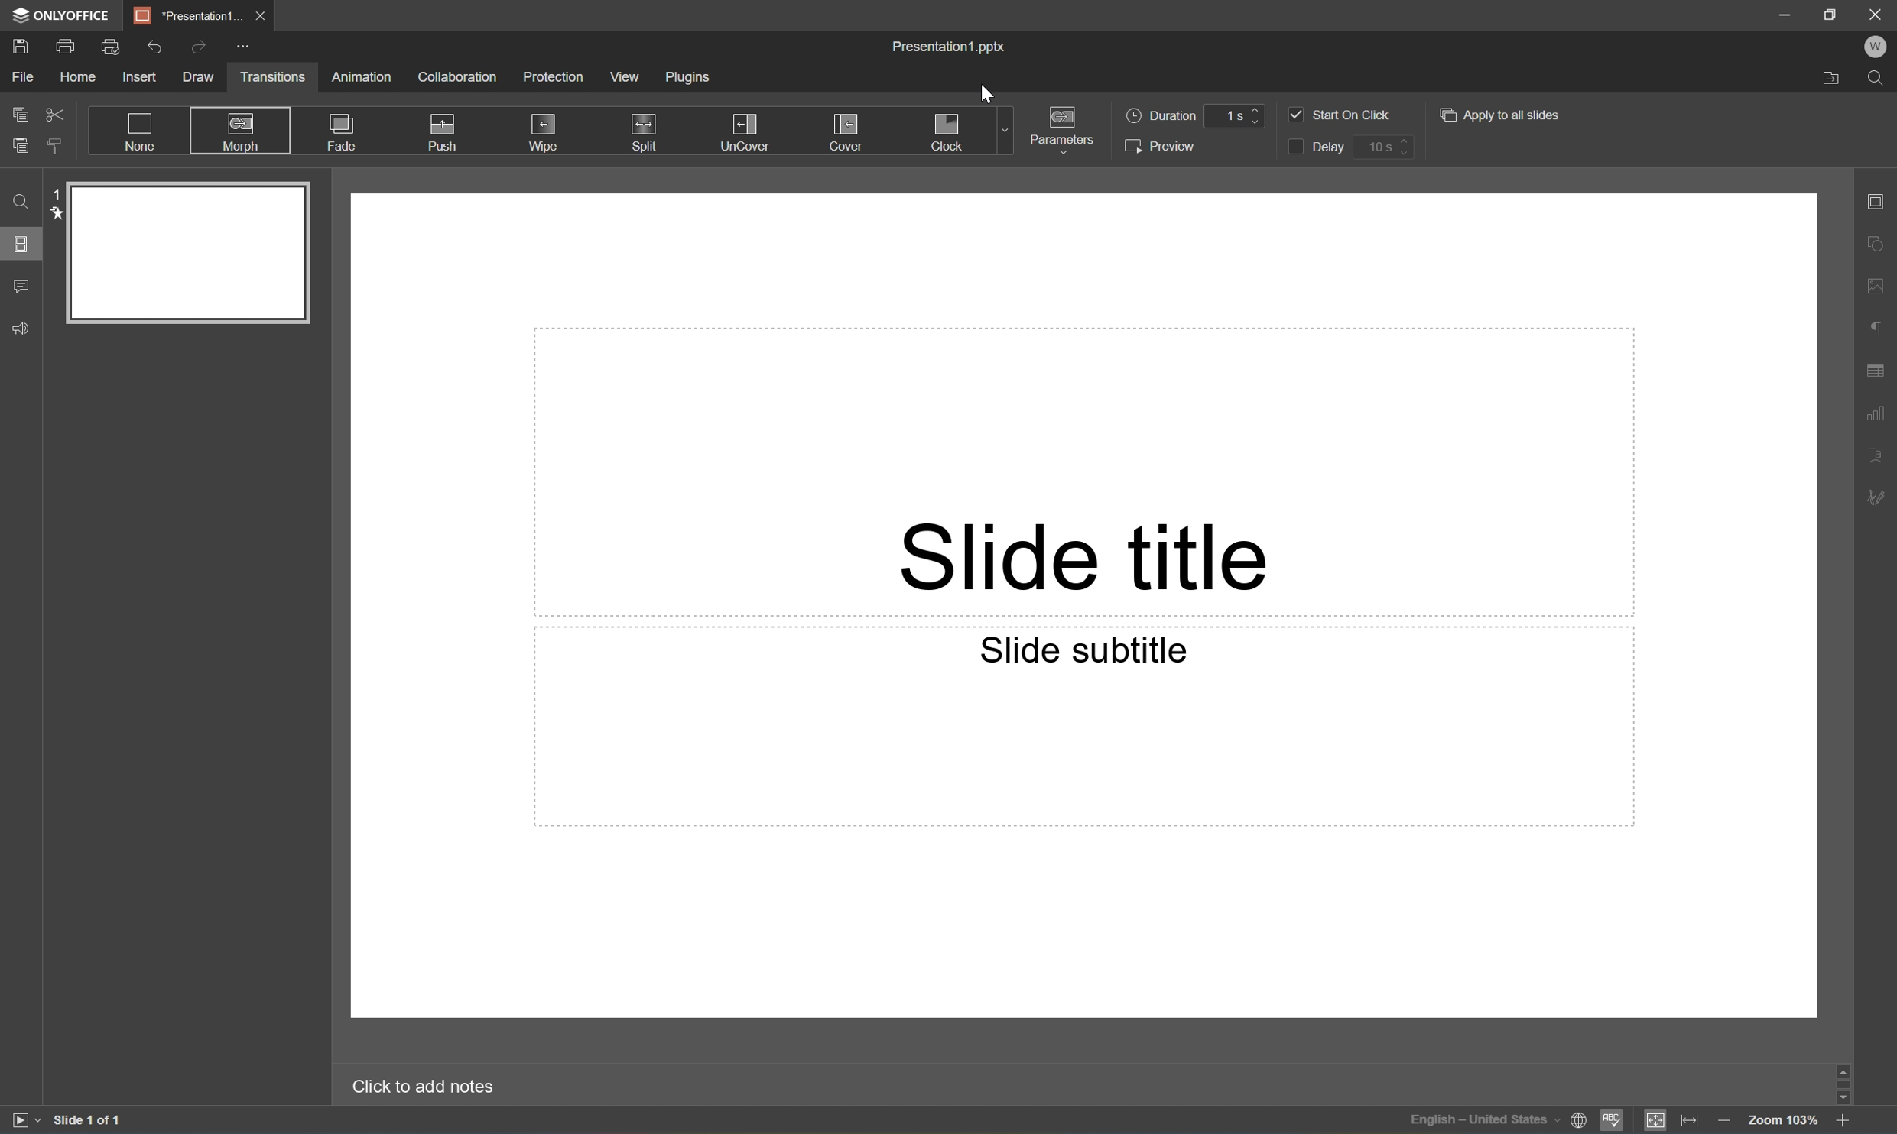  Describe the element at coordinates (625, 77) in the screenshot. I see `View` at that location.